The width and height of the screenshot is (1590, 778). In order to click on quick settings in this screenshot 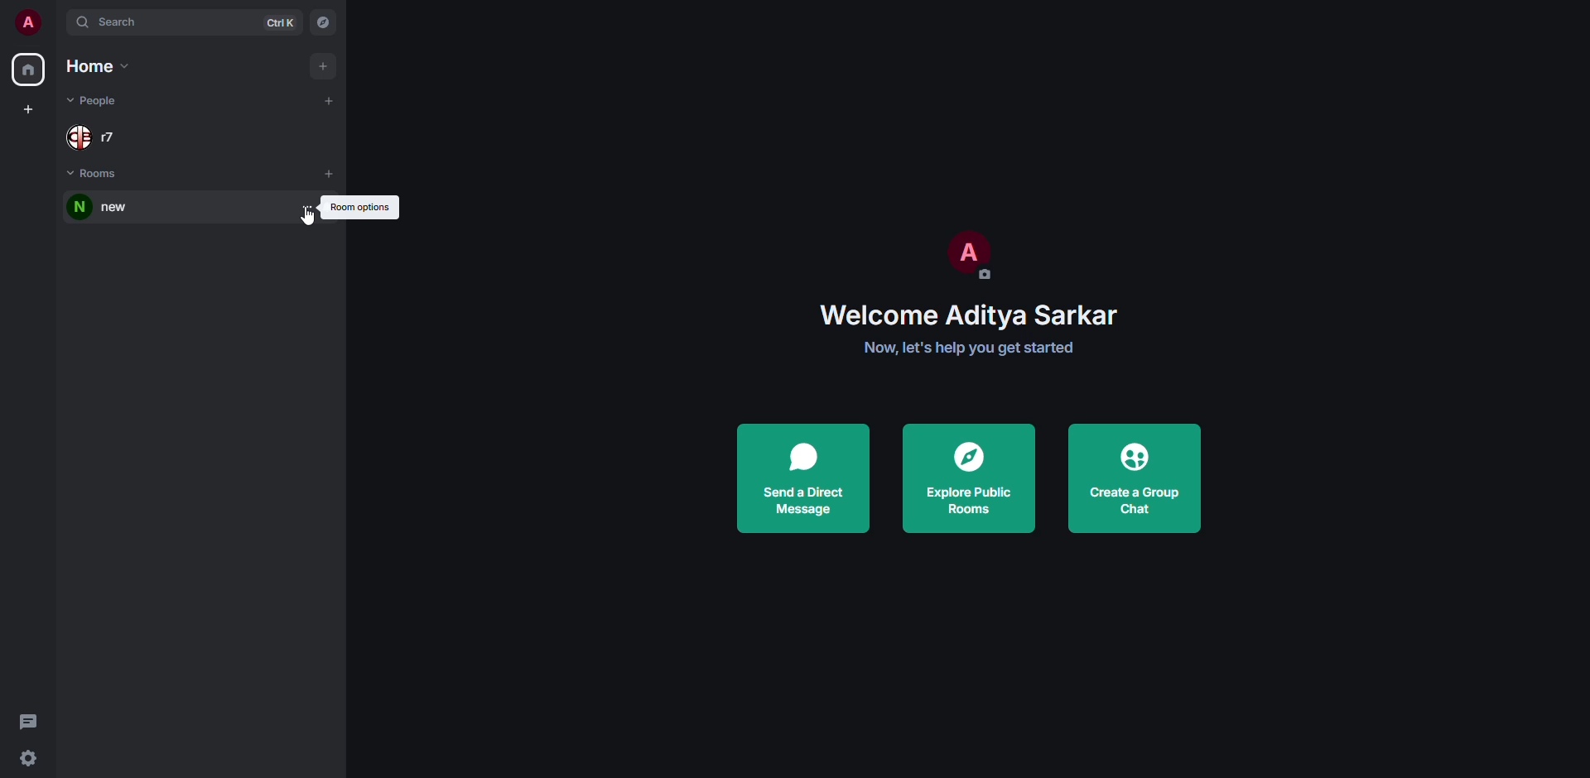, I will do `click(28, 760)`.